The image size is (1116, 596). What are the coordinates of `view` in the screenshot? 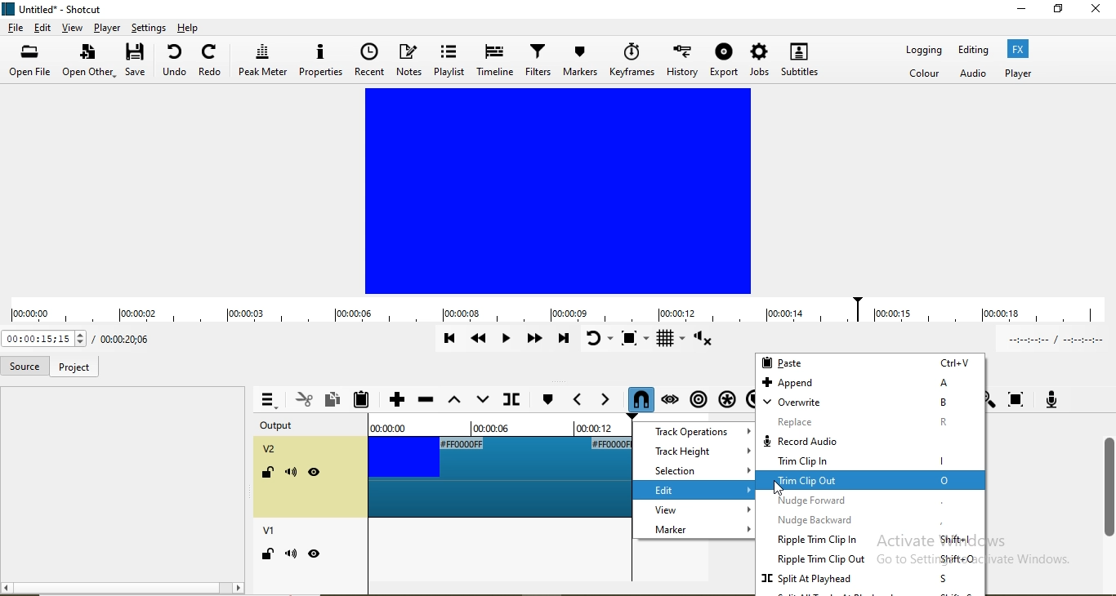 It's located at (694, 512).